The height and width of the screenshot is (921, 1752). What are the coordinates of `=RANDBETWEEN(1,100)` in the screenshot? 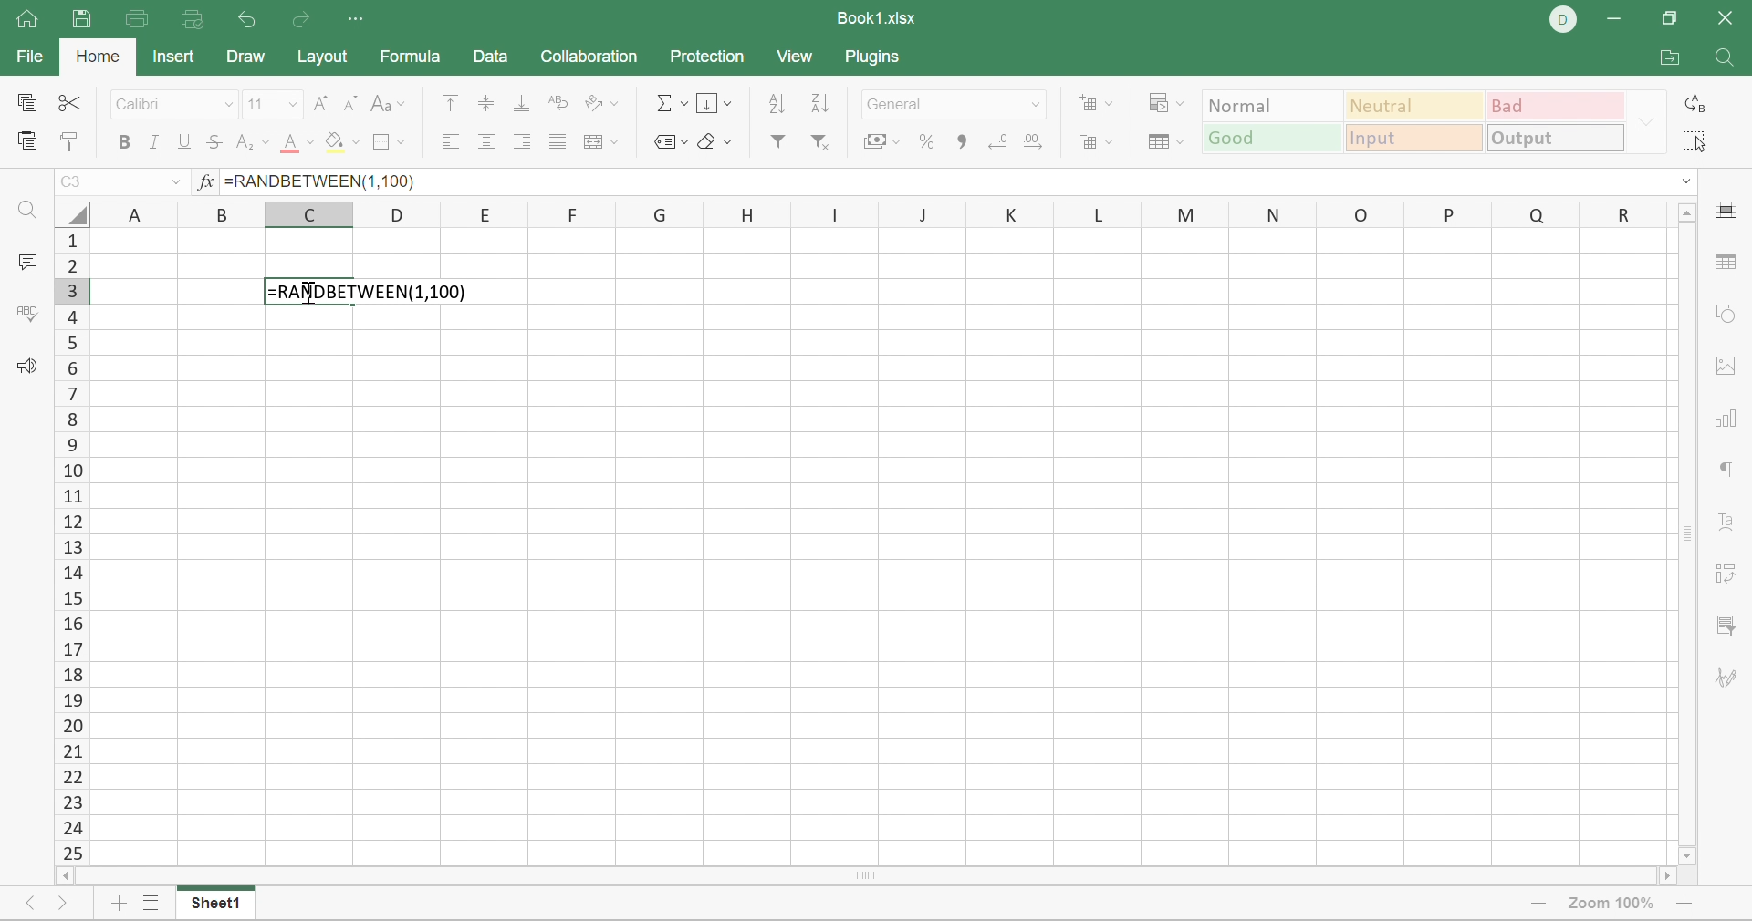 It's located at (321, 181).